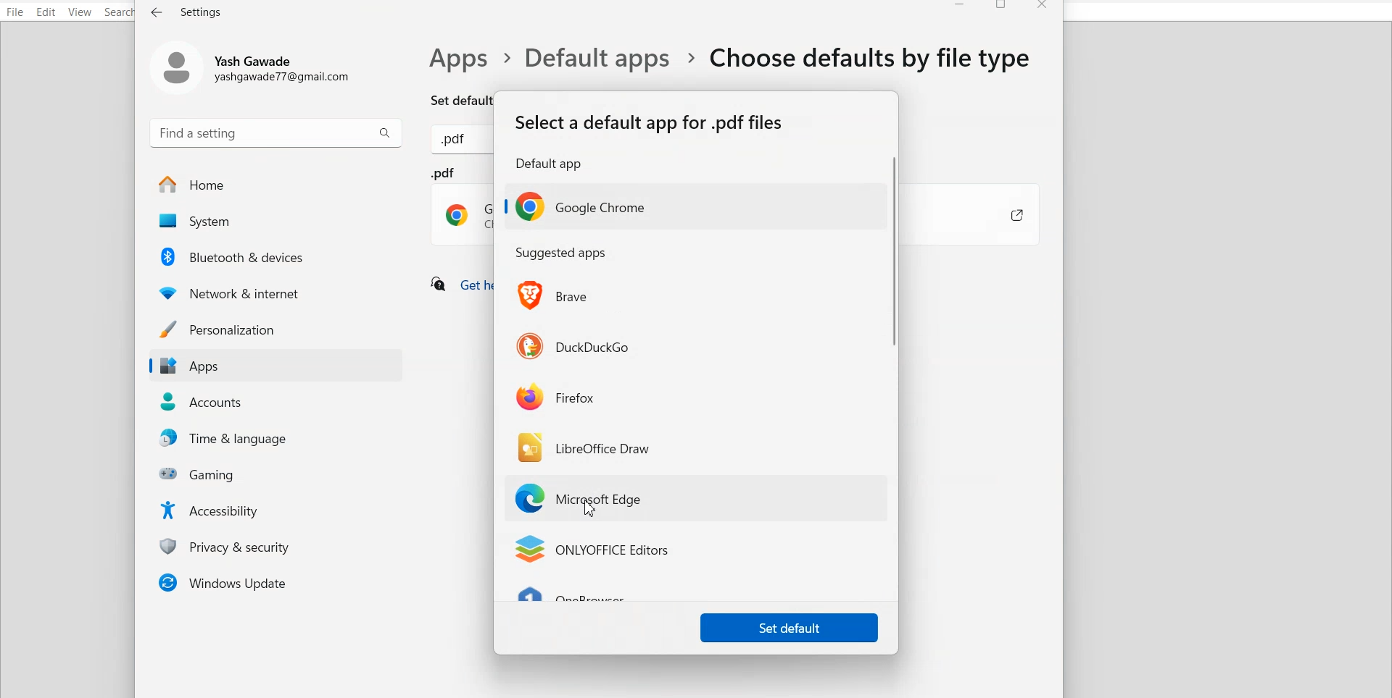  I want to click on Text, so click(188, 12).